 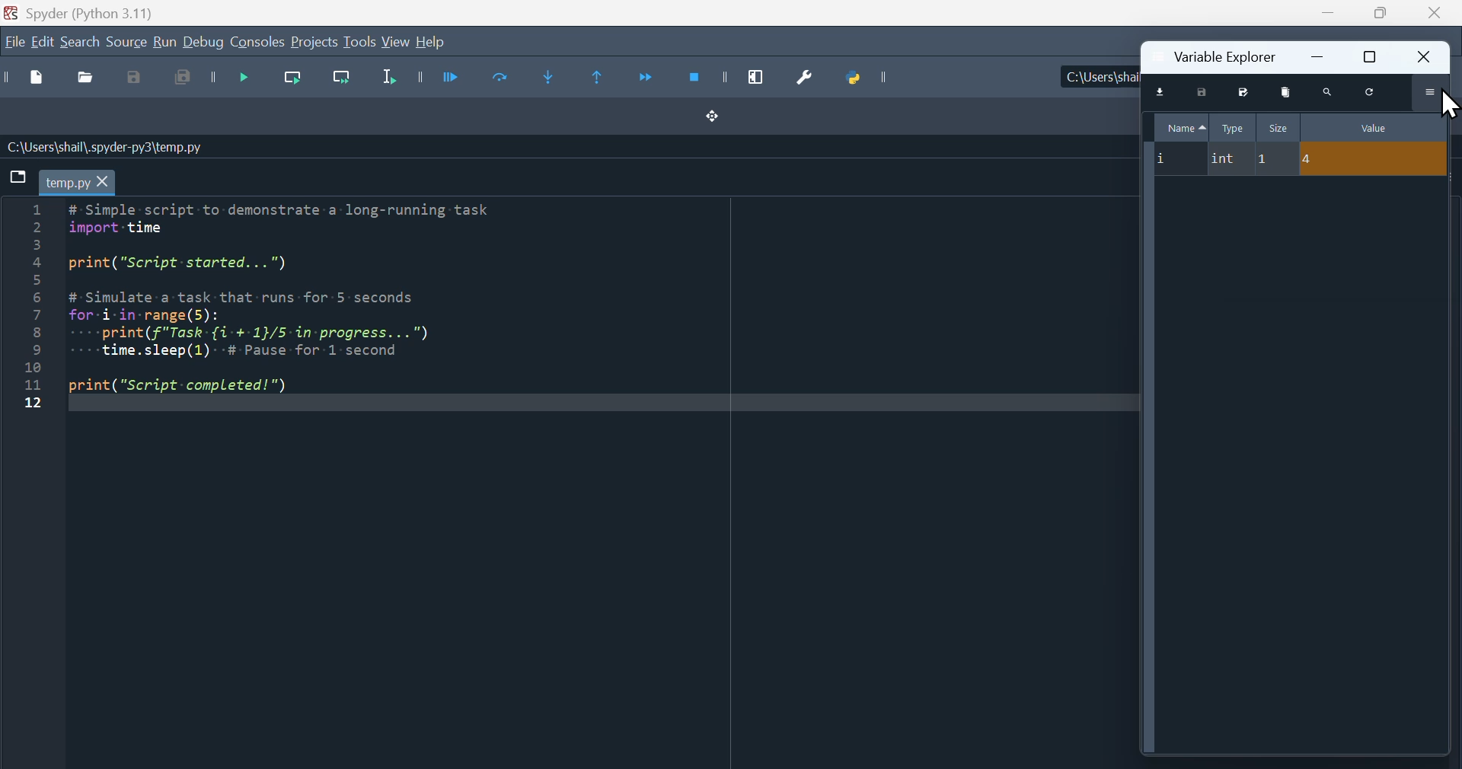 What do you see at coordinates (600, 75) in the screenshot?
I see `Execute until same function returns` at bounding box center [600, 75].